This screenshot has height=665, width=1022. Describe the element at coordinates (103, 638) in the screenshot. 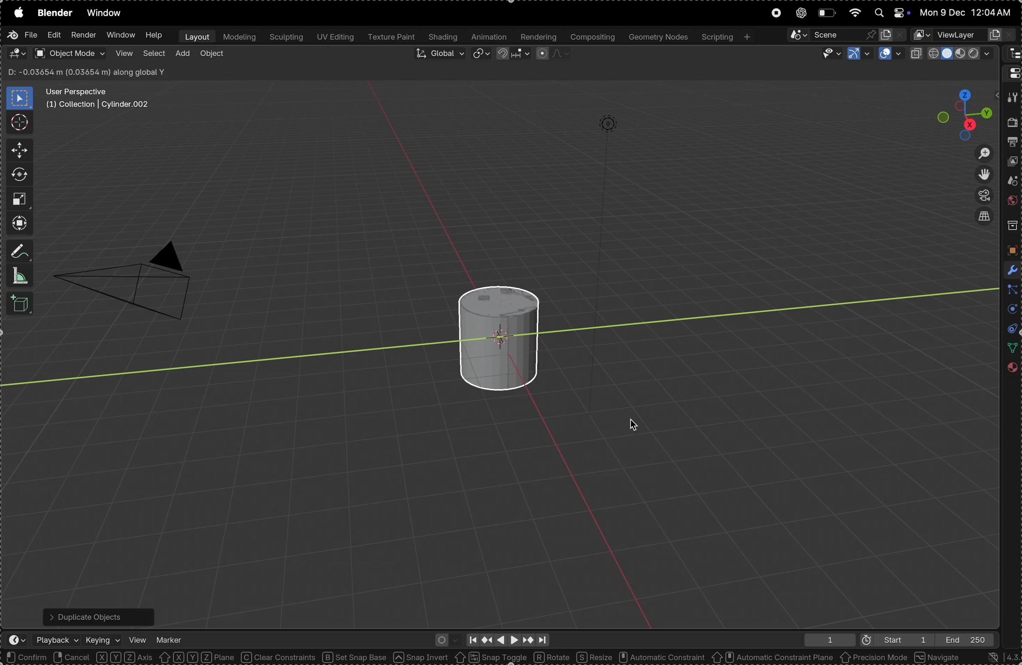

I see `keying` at that location.